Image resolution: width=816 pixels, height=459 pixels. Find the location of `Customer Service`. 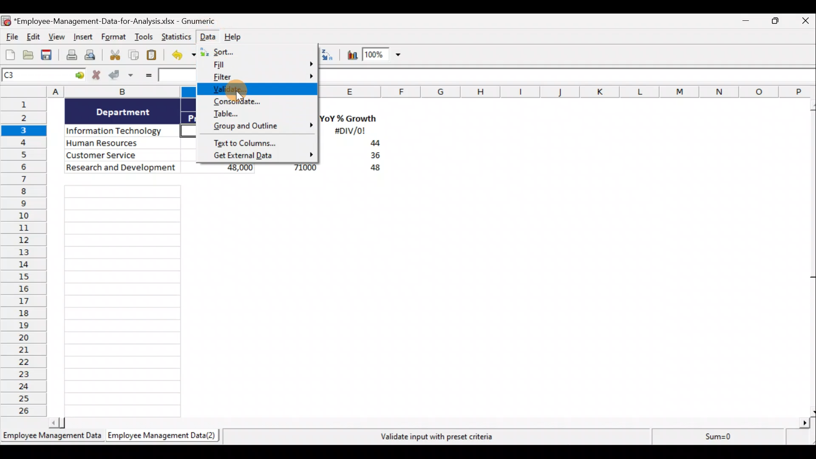

Customer Service is located at coordinates (122, 154).